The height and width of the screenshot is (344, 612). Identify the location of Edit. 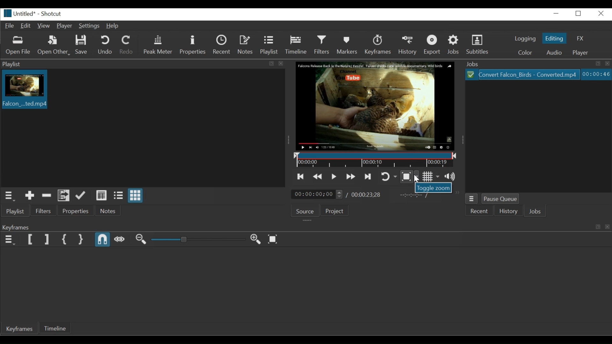
(26, 26).